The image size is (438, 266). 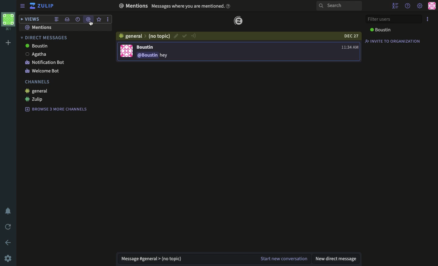 I want to click on combined feed, so click(x=58, y=19).